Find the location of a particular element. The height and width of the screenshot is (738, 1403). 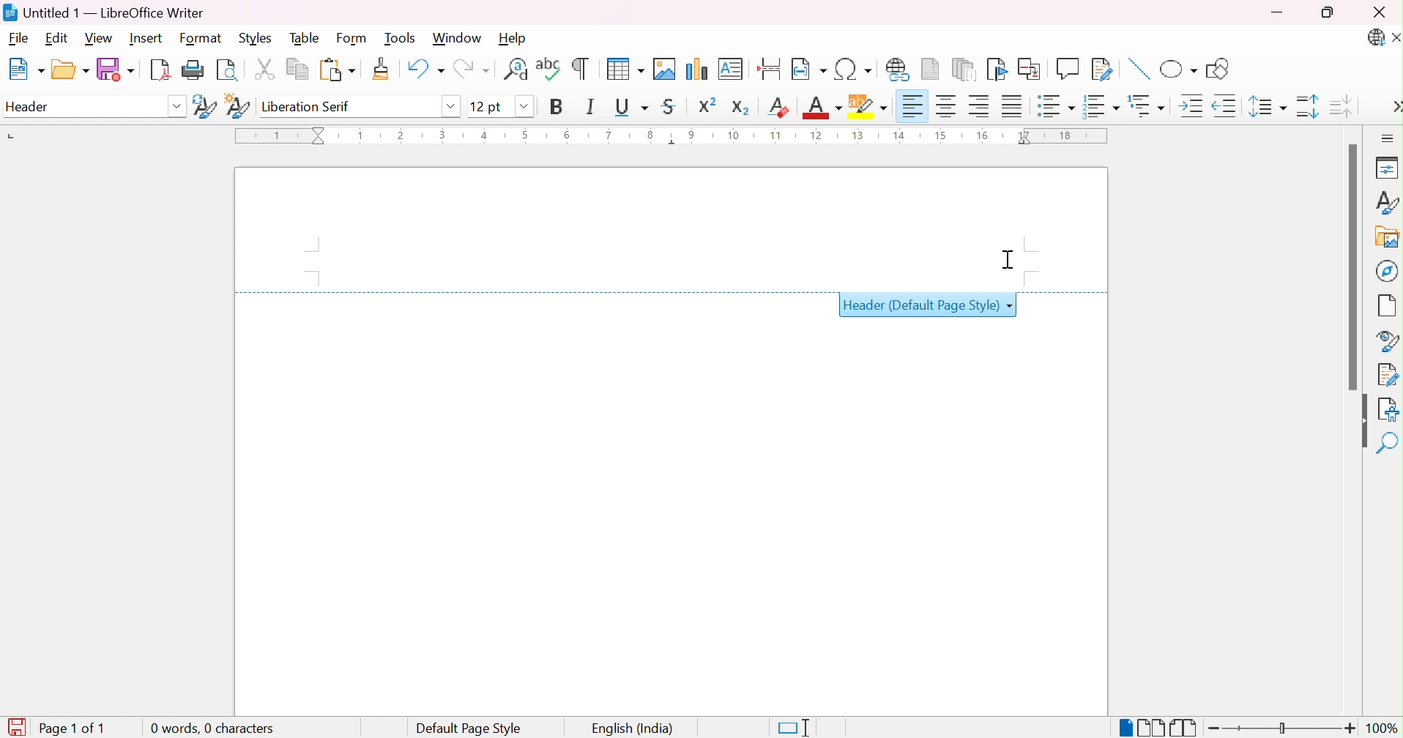

File is located at coordinates (18, 39).